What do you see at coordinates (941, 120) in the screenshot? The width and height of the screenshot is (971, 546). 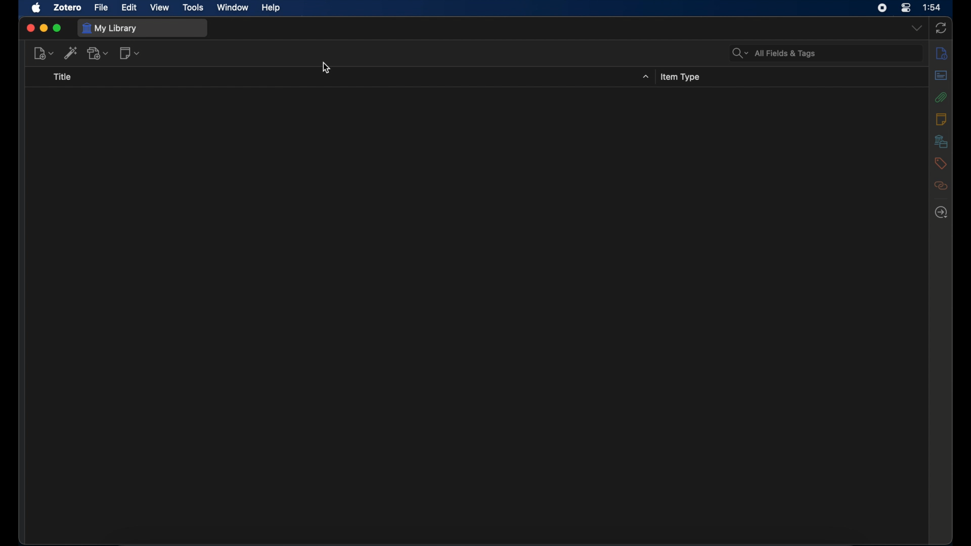 I see `notes` at bounding box center [941, 120].